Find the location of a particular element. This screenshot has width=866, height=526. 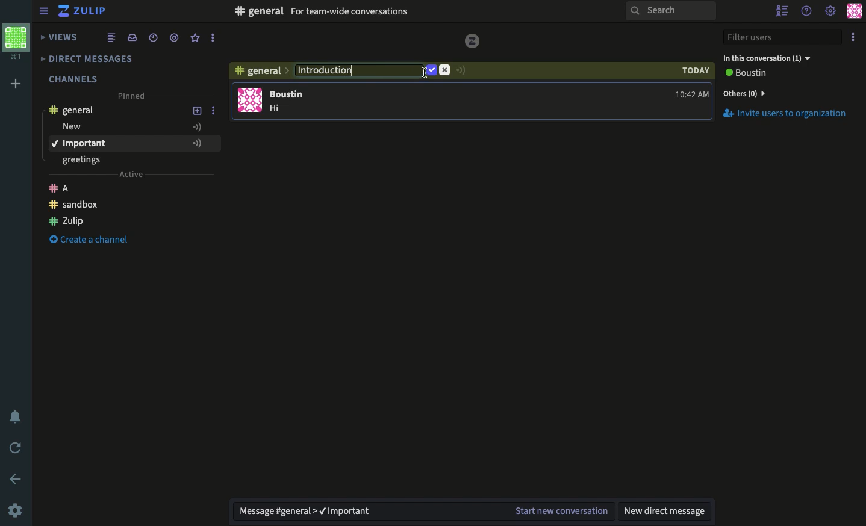

Zulip is located at coordinates (110, 223).